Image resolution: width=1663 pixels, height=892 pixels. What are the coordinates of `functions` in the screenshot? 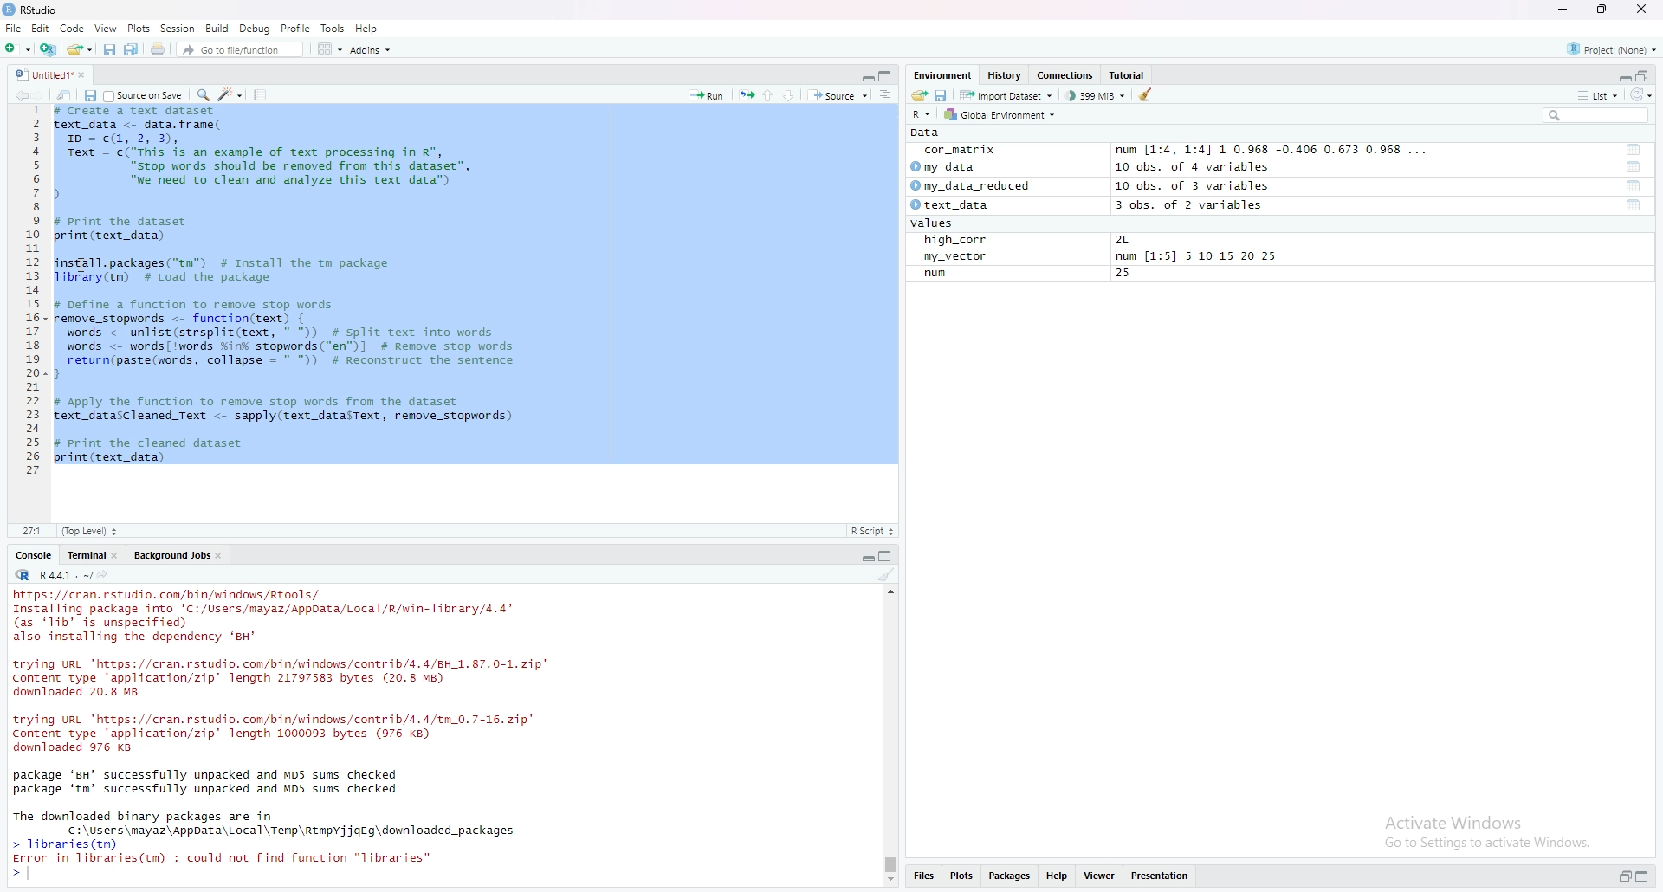 It's located at (1635, 168).